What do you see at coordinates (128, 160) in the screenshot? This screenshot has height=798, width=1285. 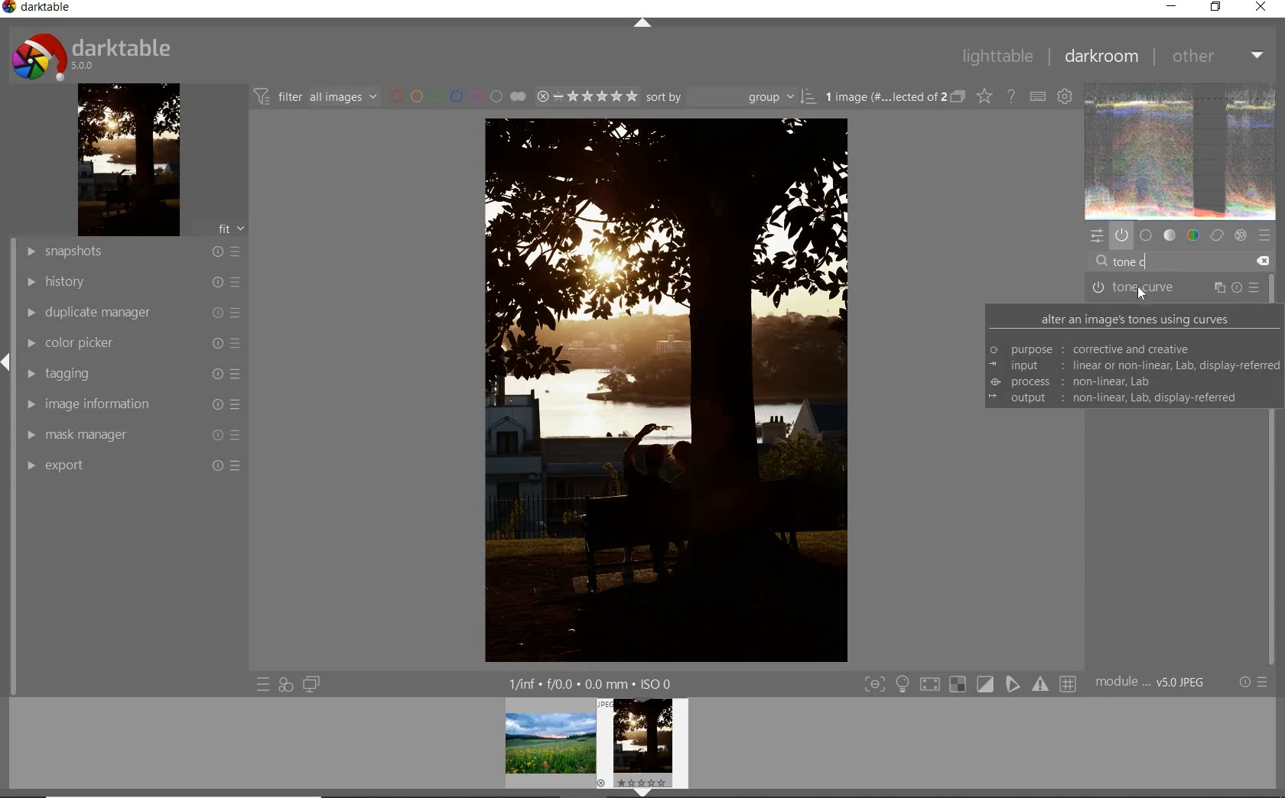 I see `image` at bounding box center [128, 160].